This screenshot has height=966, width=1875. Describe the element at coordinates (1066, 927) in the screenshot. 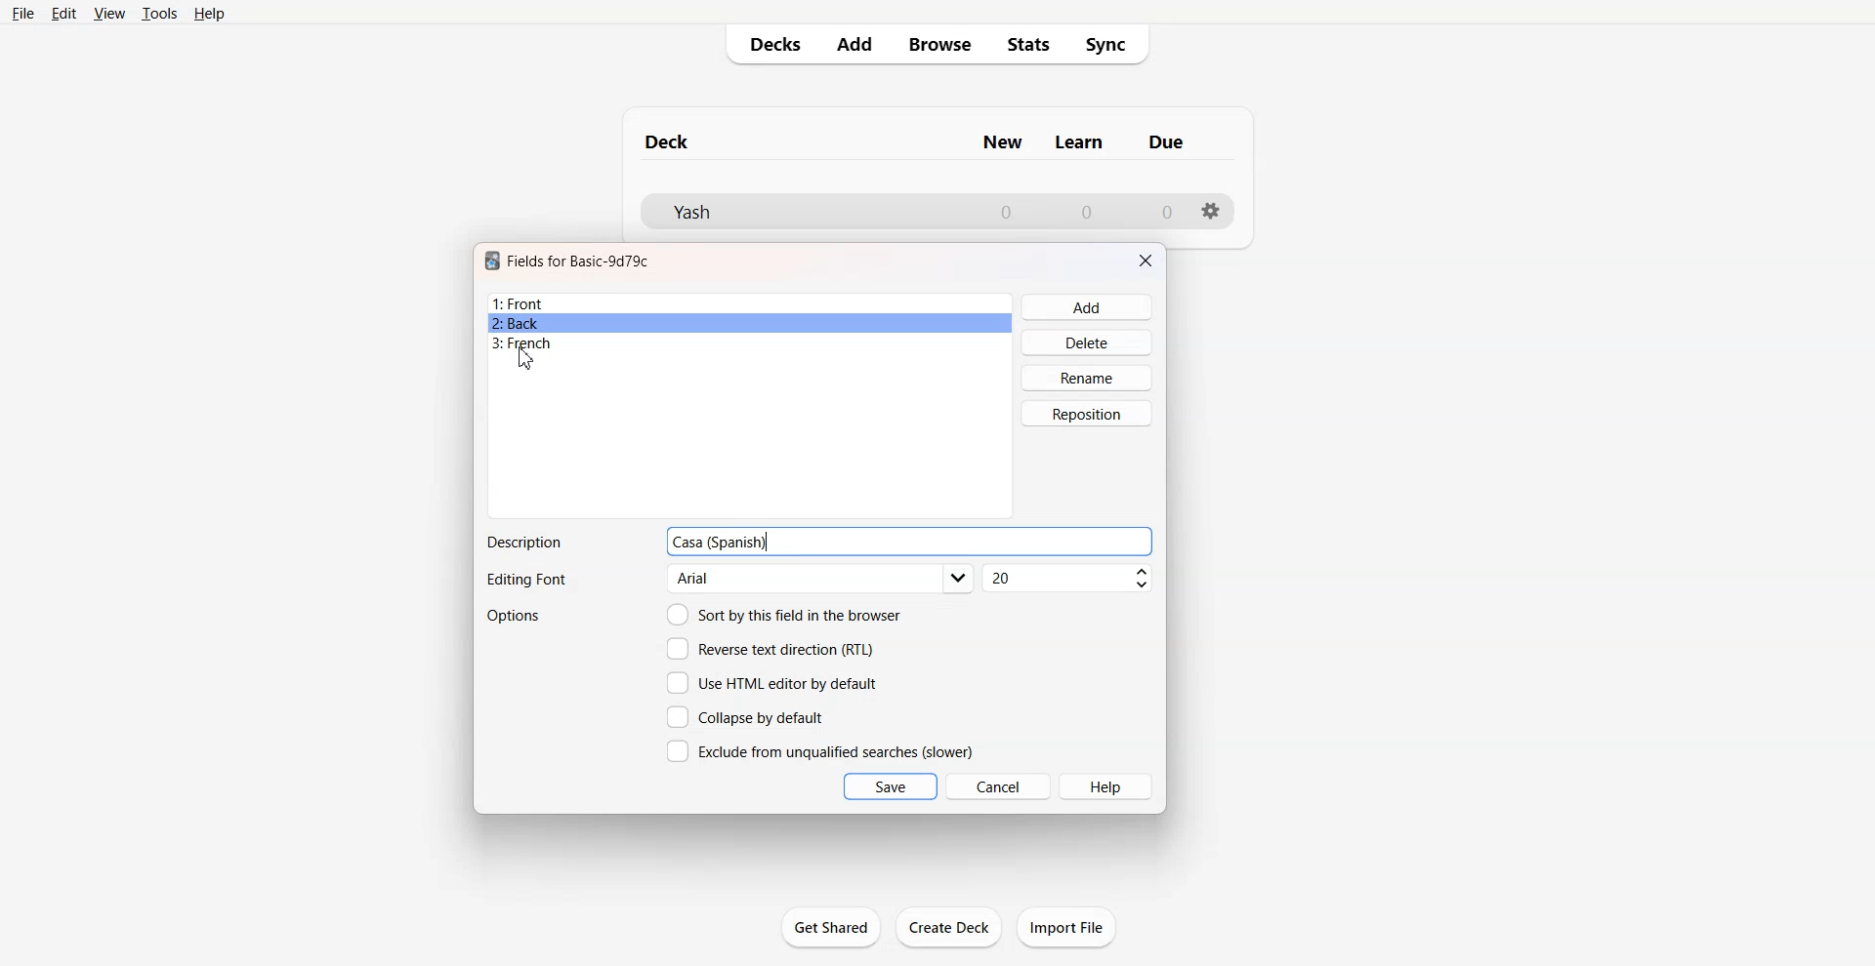

I see `Import File` at that location.